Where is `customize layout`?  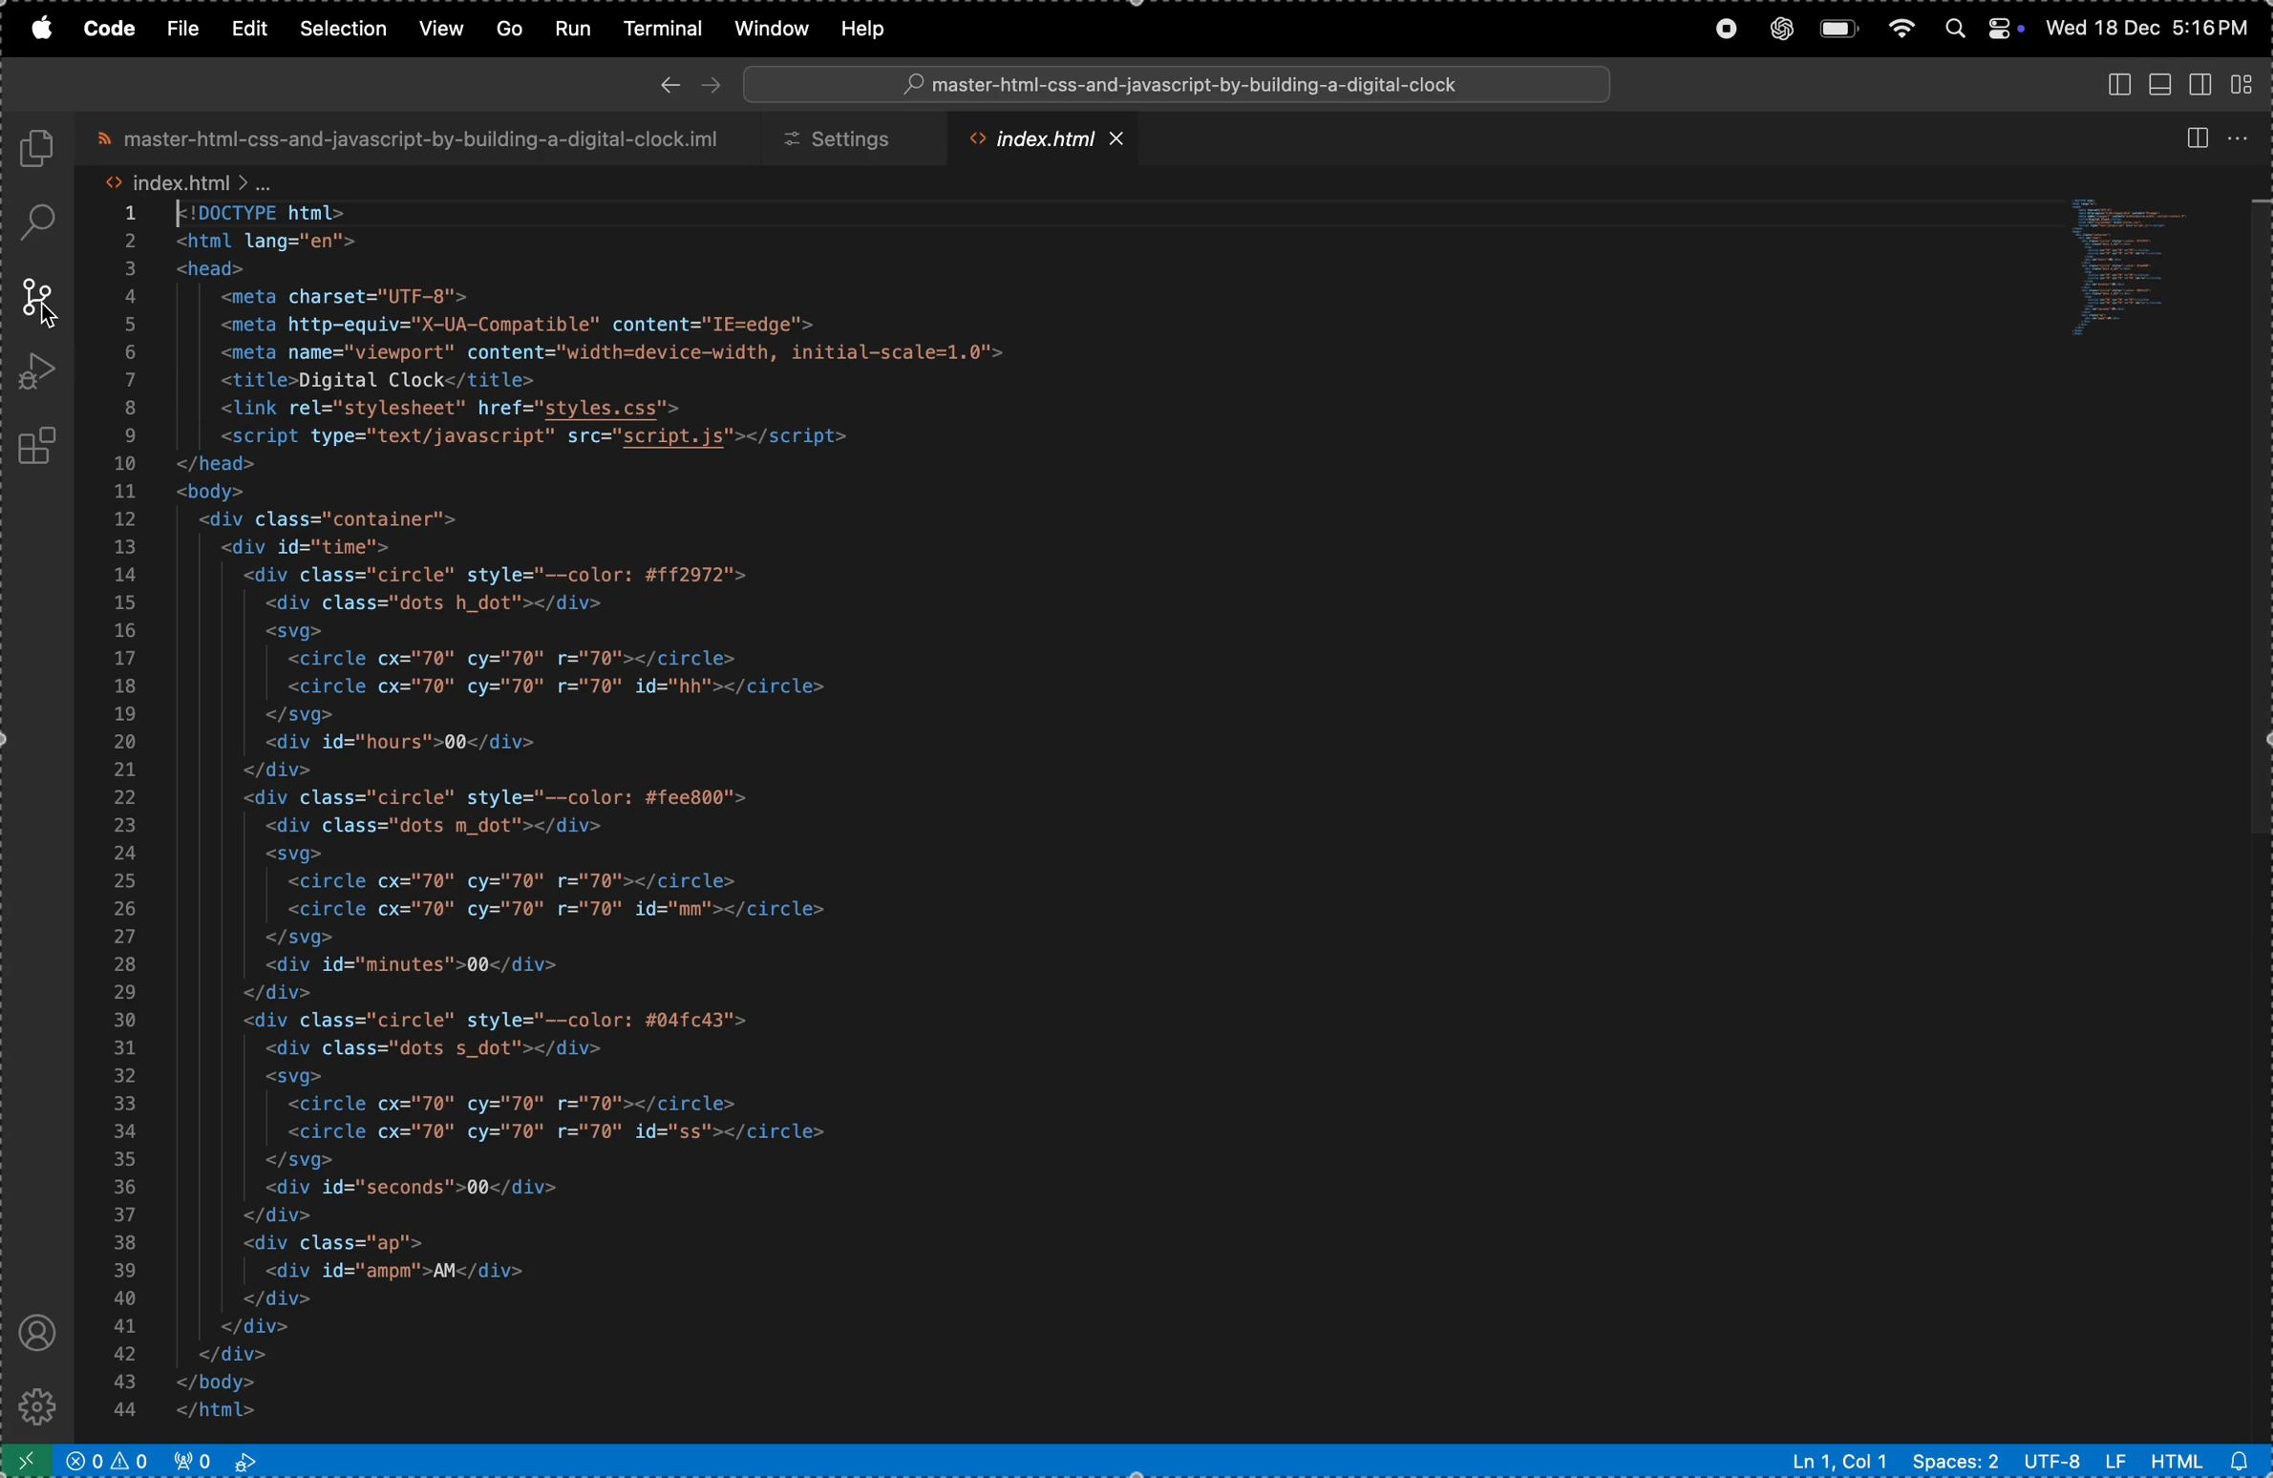 customize layout is located at coordinates (2243, 83).